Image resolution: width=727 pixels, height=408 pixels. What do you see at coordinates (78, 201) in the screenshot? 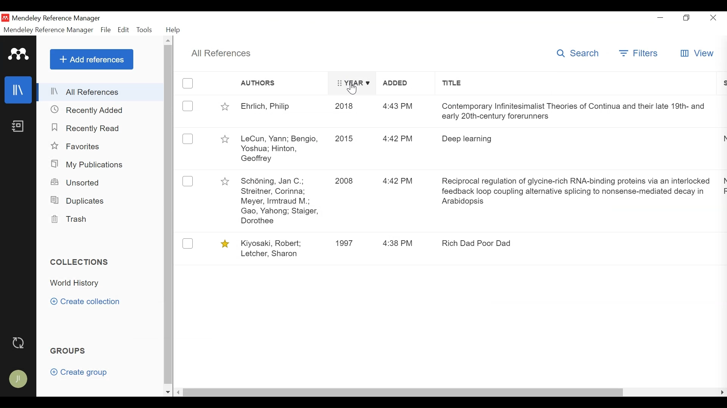
I see `Duplicates` at bounding box center [78, 201].